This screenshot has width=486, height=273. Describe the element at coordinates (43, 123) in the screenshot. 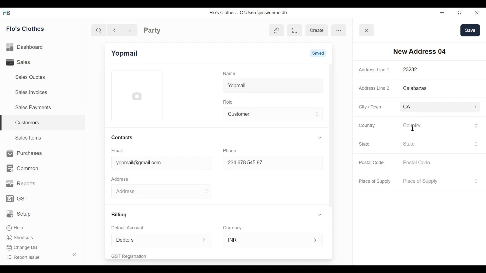

I see `Customers` at that location.